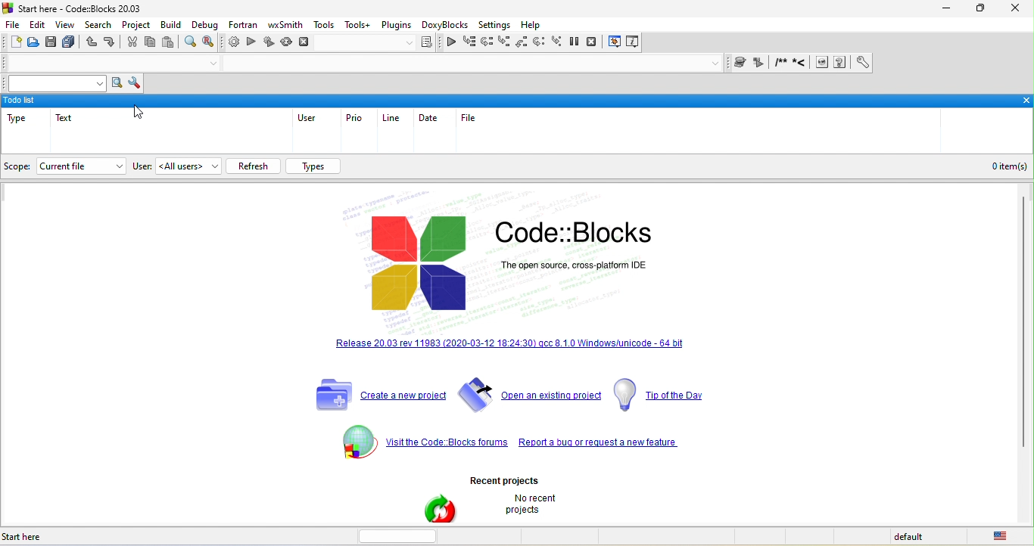 The image size is (1034, 546). What do you see at coordinates (141, 166) in the screenshot?
I see `users ` at bounding box center [141, 166].